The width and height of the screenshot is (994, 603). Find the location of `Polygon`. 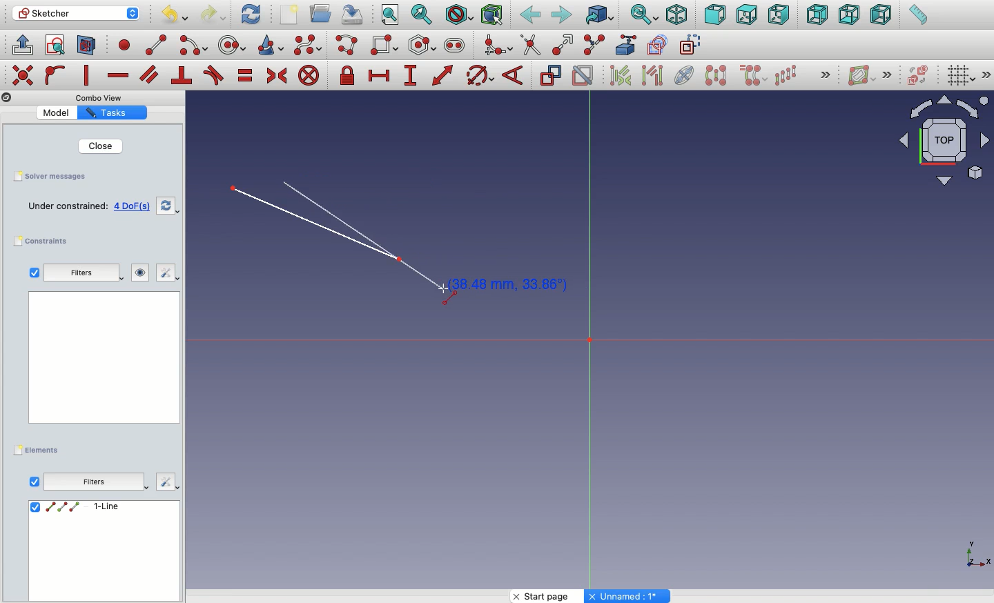

Polygon is located at coordinates (423, 46).